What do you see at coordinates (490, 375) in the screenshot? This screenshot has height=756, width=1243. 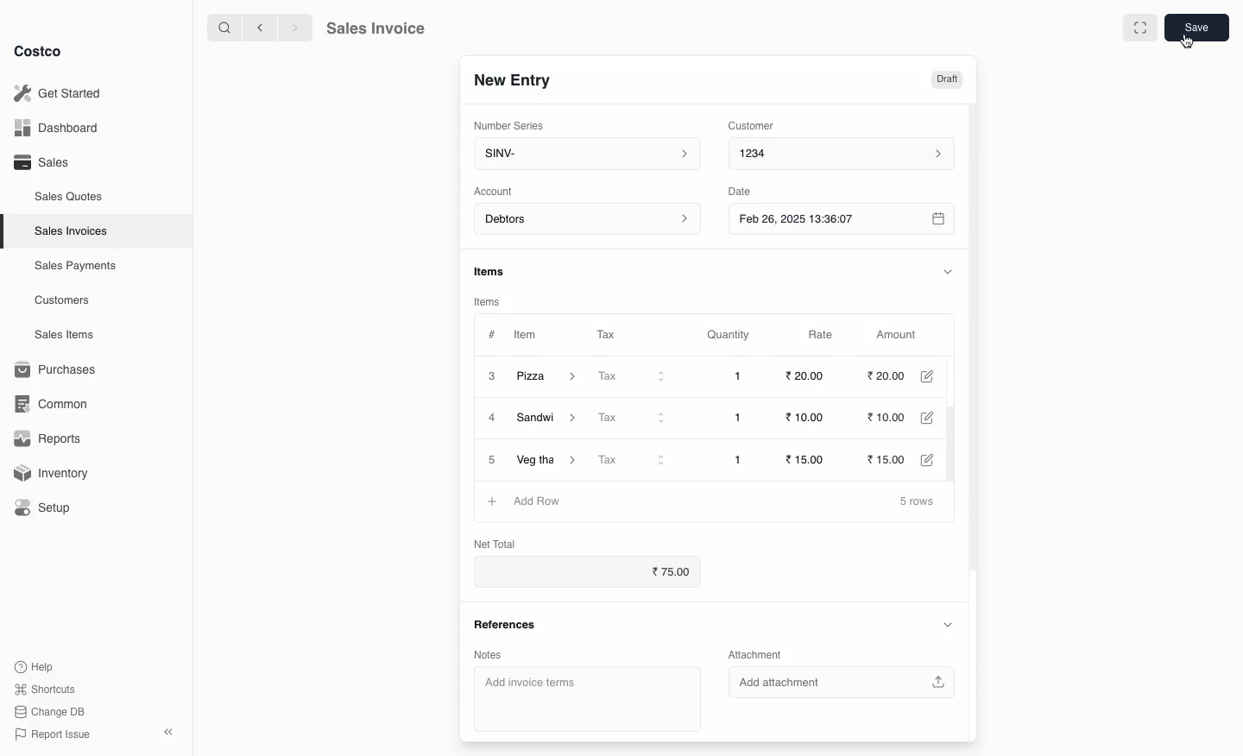 I see `3` at bounding box center [490, 375].